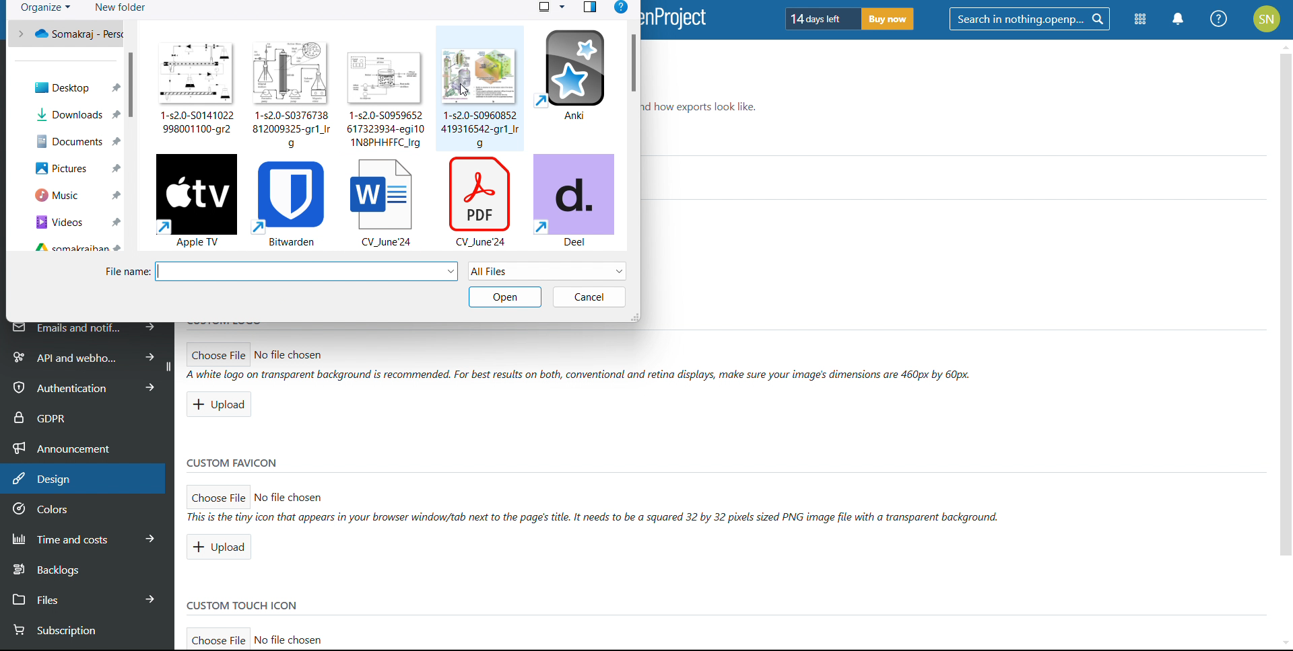  I want to click on announcement, so click(86, 447).